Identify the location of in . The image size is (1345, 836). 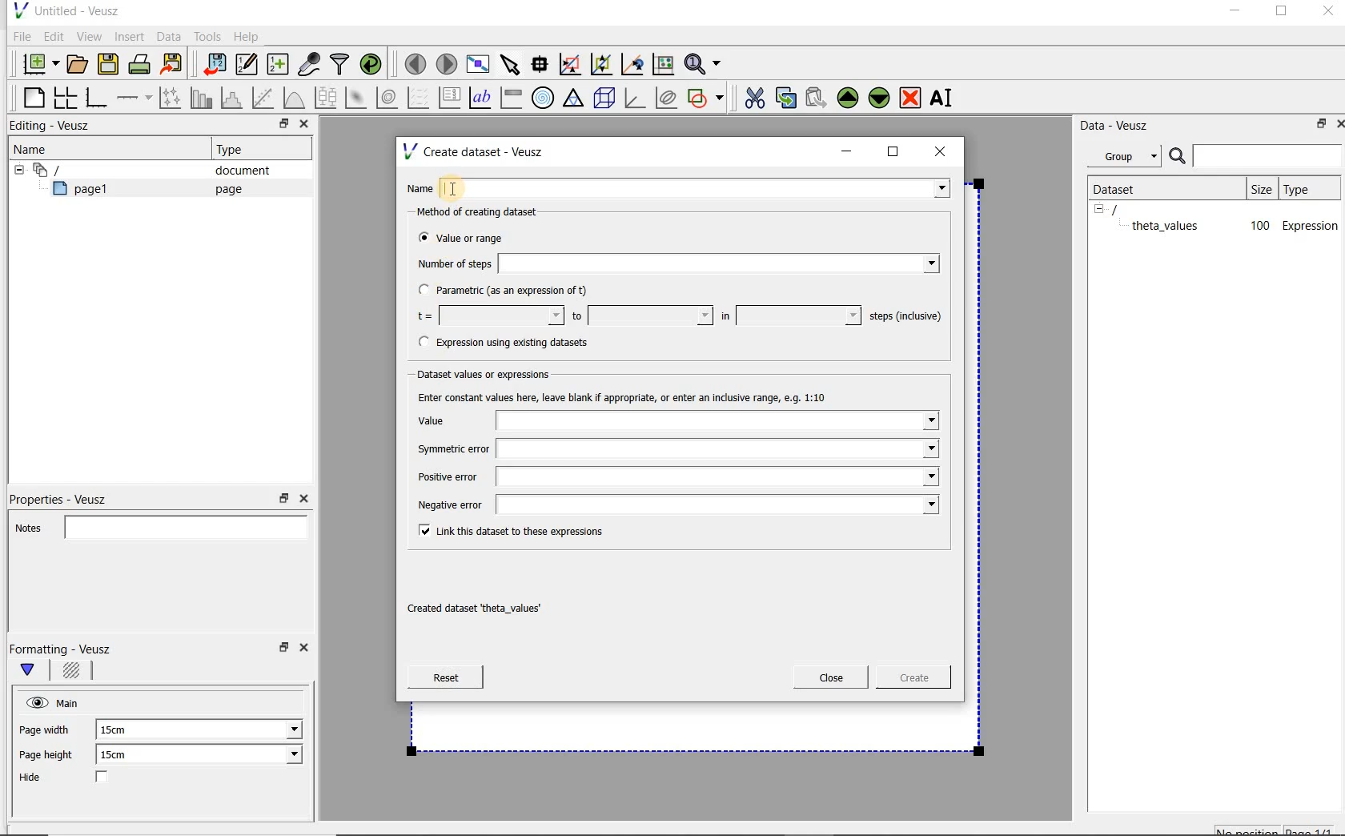
(789, 316).